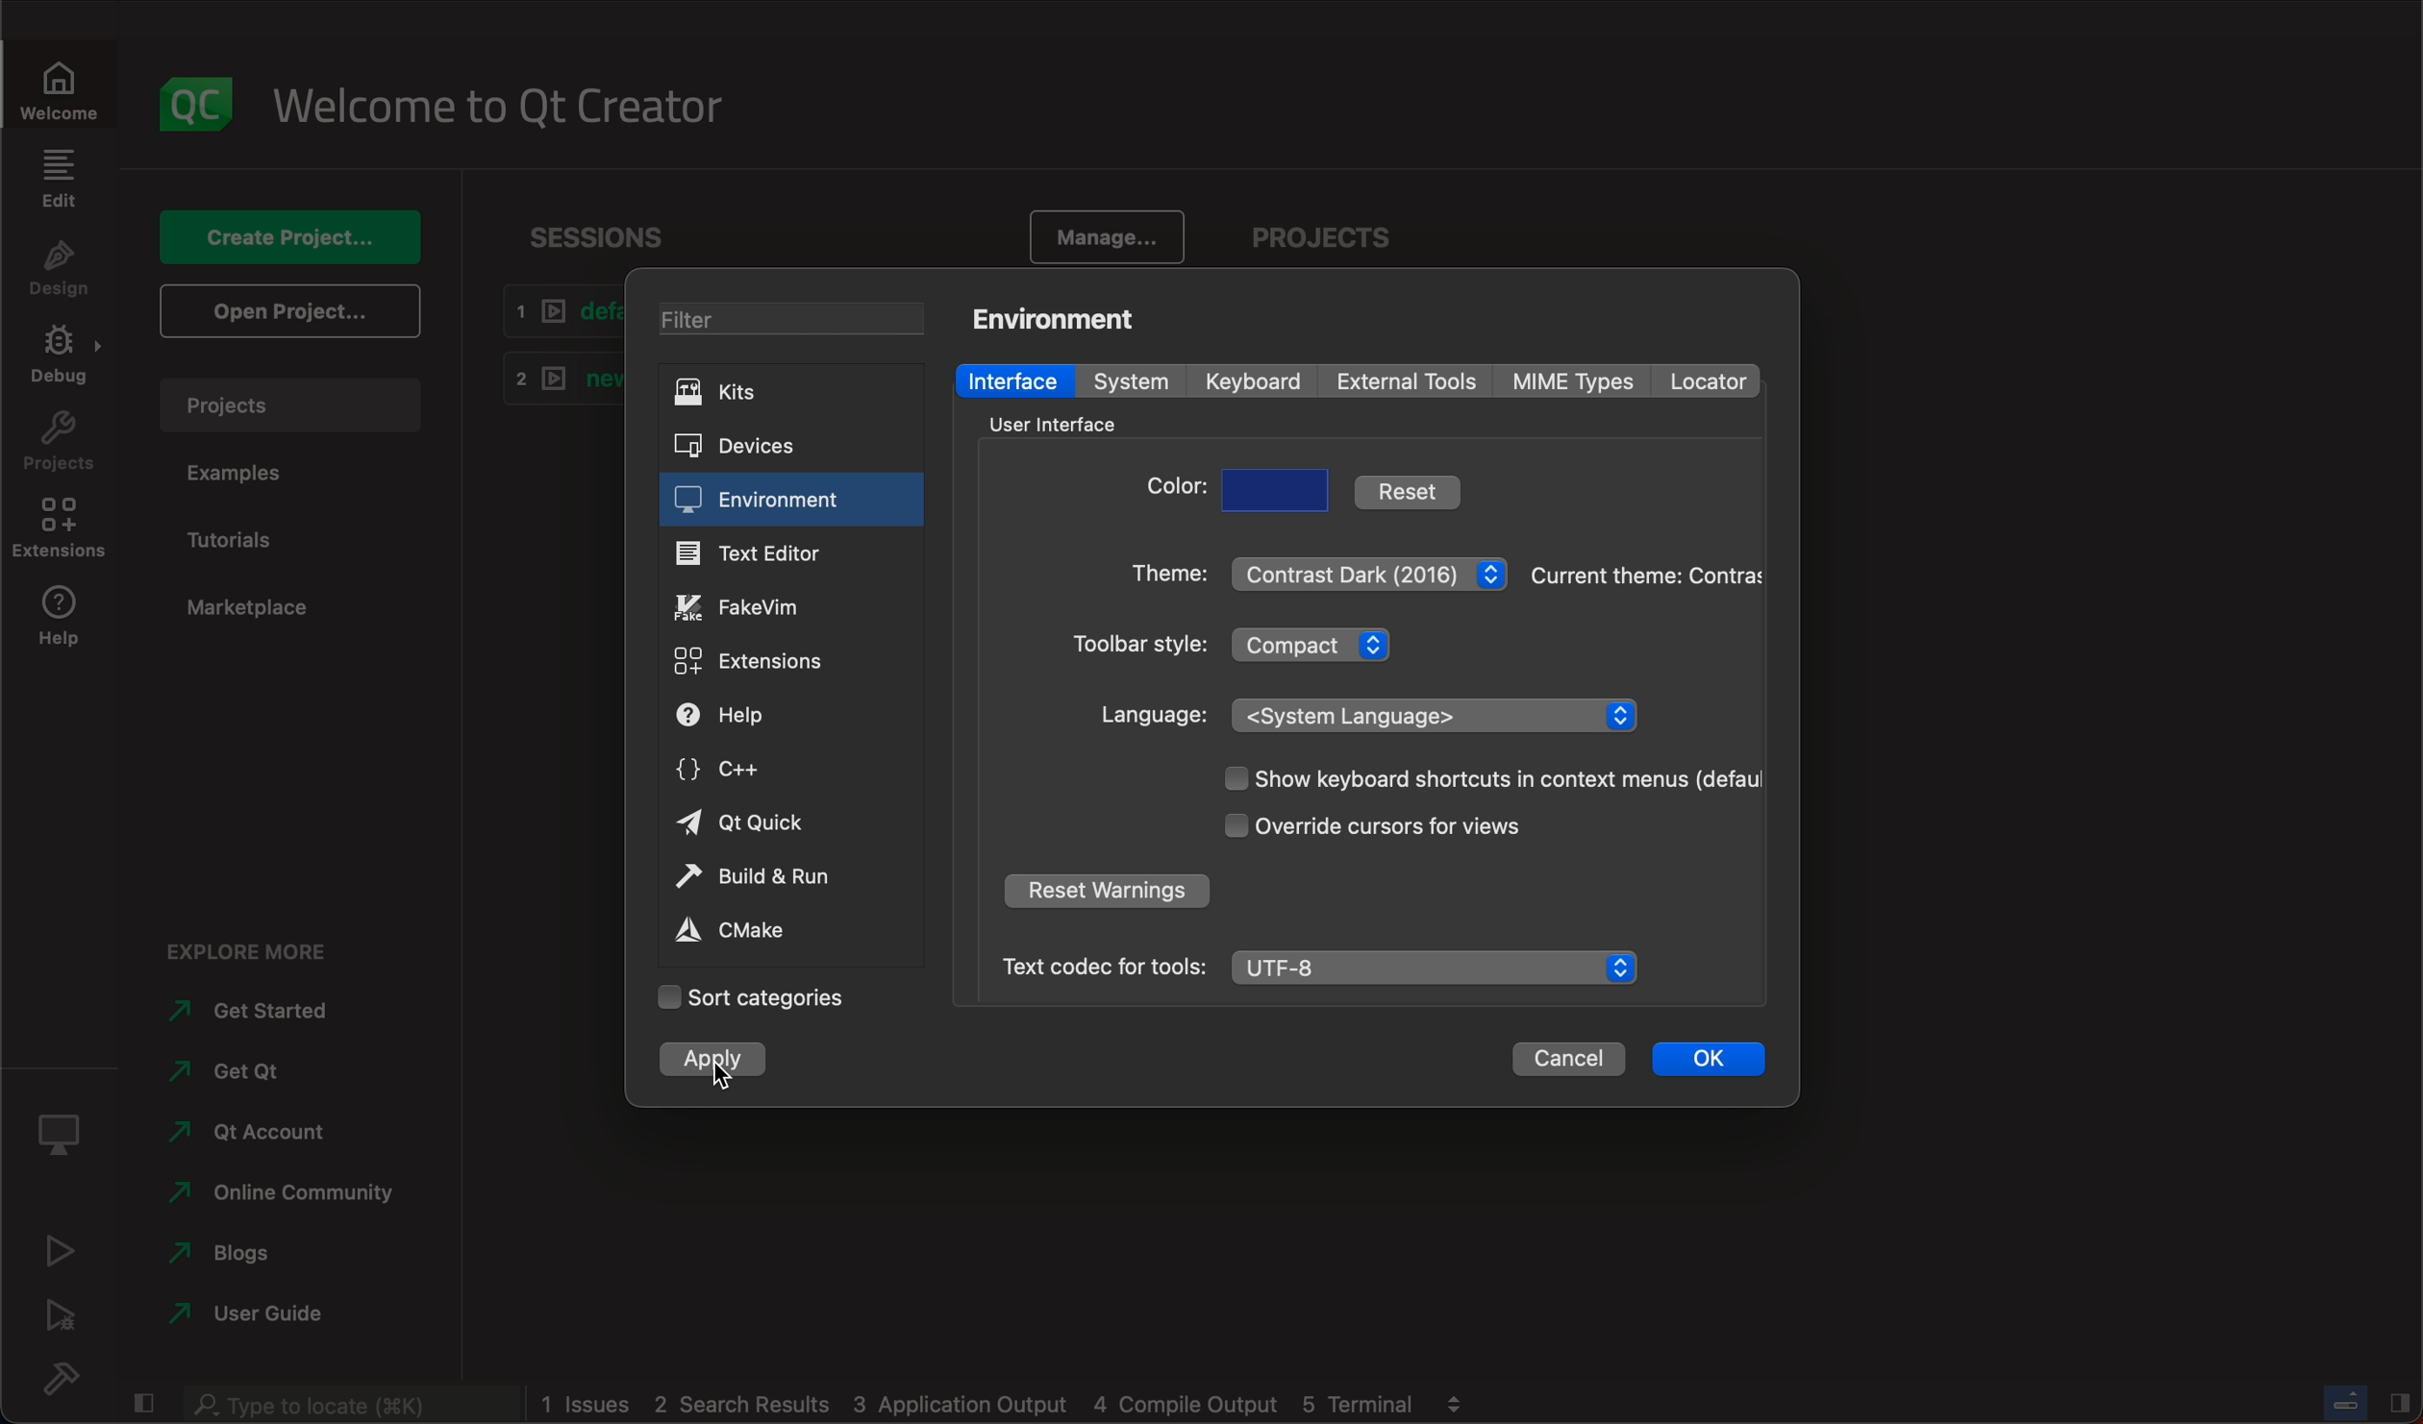 The height and width of the screenshot is (1424, 2423). Describe the element at coordinates (717, 1060) in the screenshot. I see `apply` at that location.